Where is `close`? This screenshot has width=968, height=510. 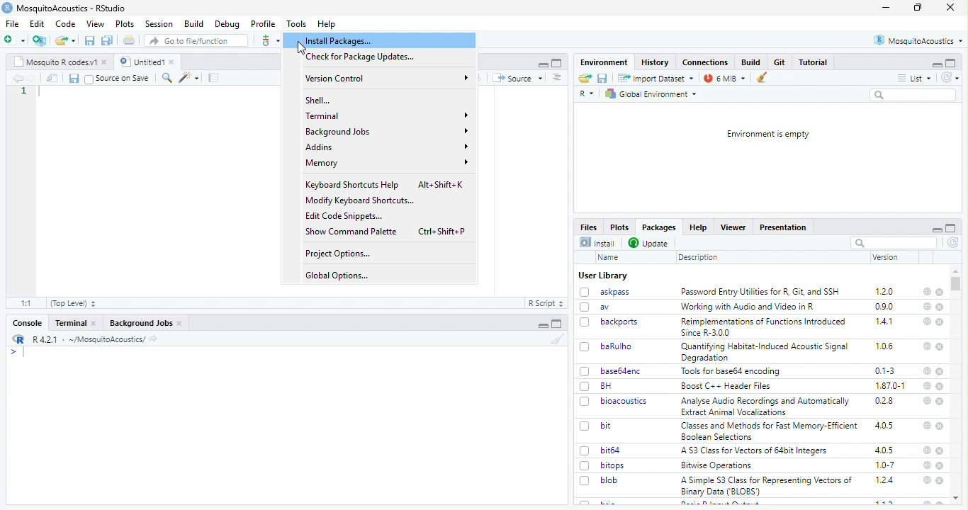 close is located at coordinates (94, 323).